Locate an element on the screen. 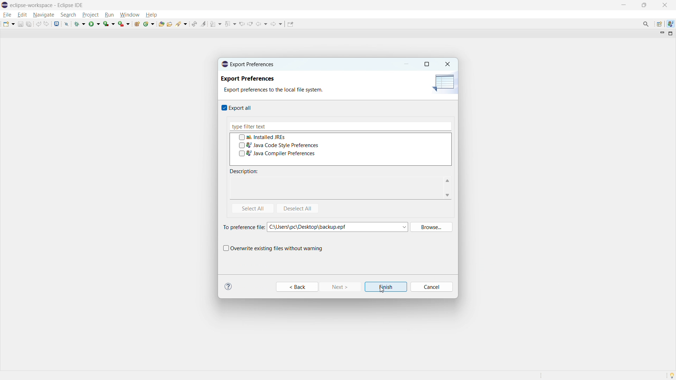 This screenshot has width=676, height=380. description is located at coordinates (244, 171).